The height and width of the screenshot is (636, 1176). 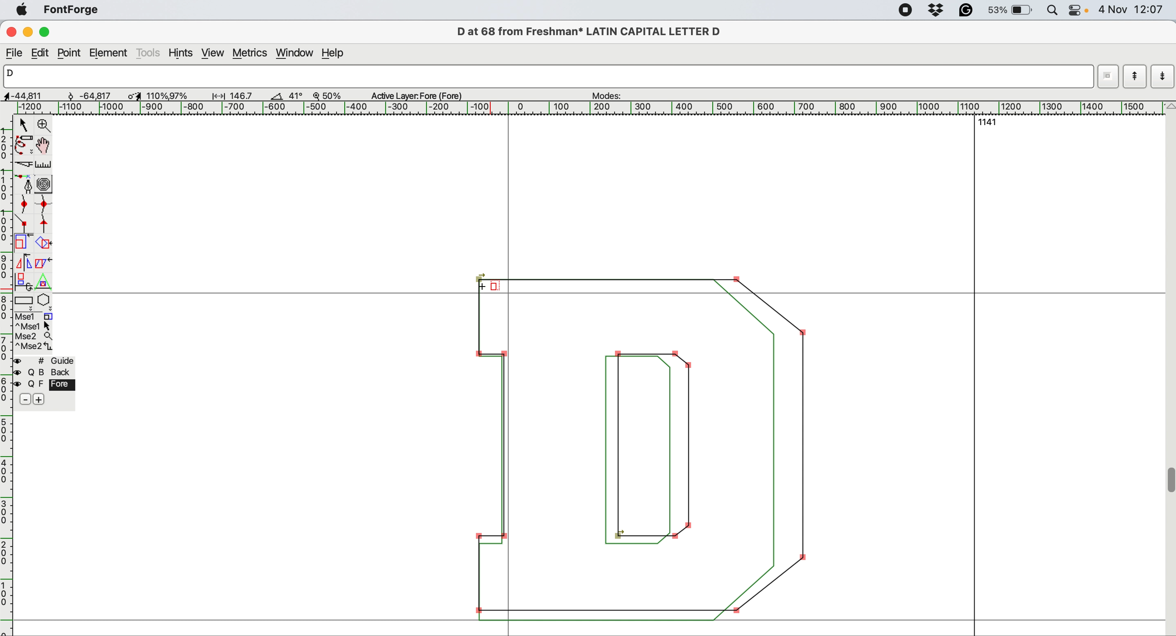 What do you see at coordinates (35, 326) in the screenshot?
I see `^Mse1` at bounding box center [35, 326].